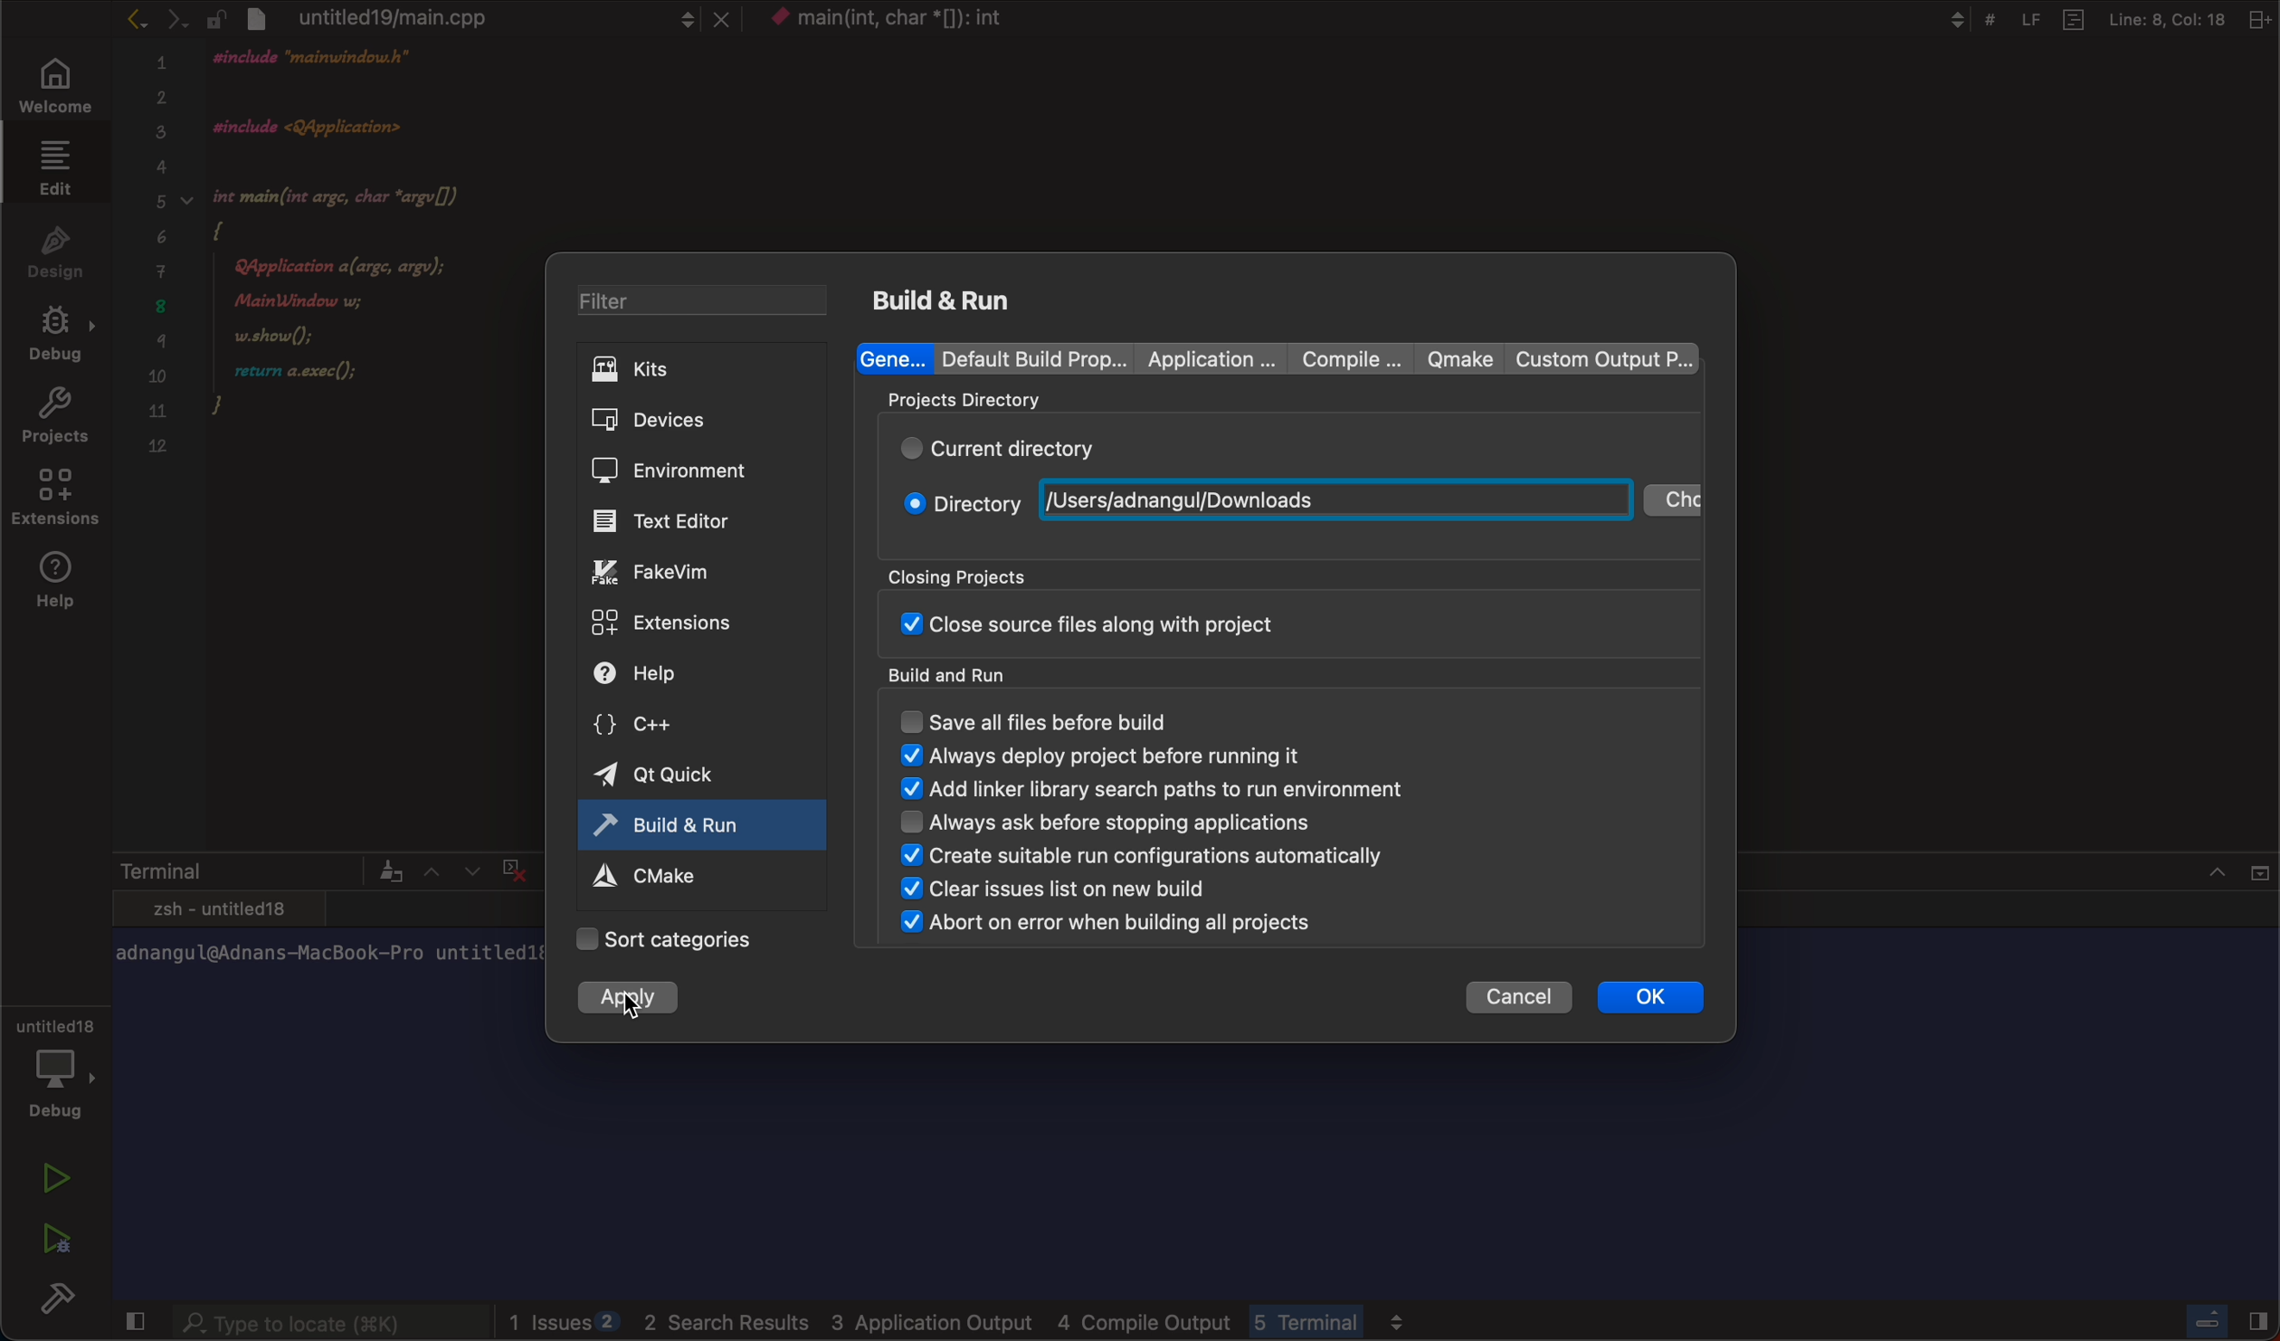 This screenshot has height=1341, width=2280. What do you see at coordinates (671, 724) in the screenshot?
I see `c++` at bounding box center [671, 724].